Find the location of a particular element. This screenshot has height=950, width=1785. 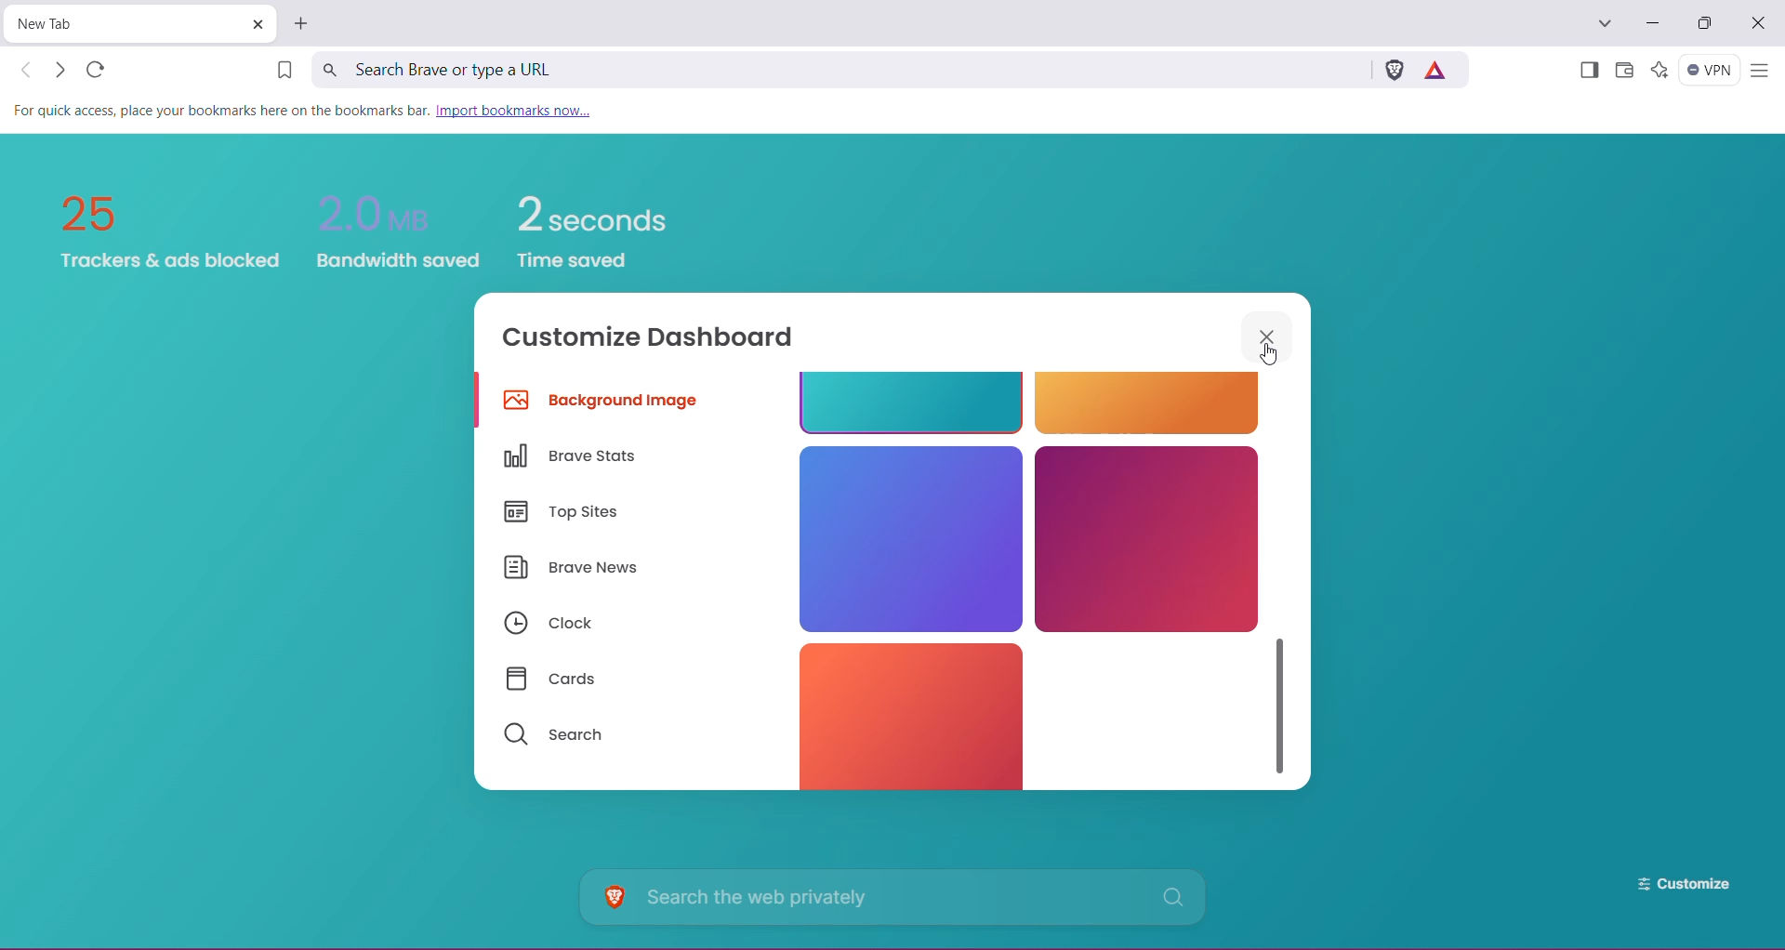

Clock is located at coordinates (548, 625).